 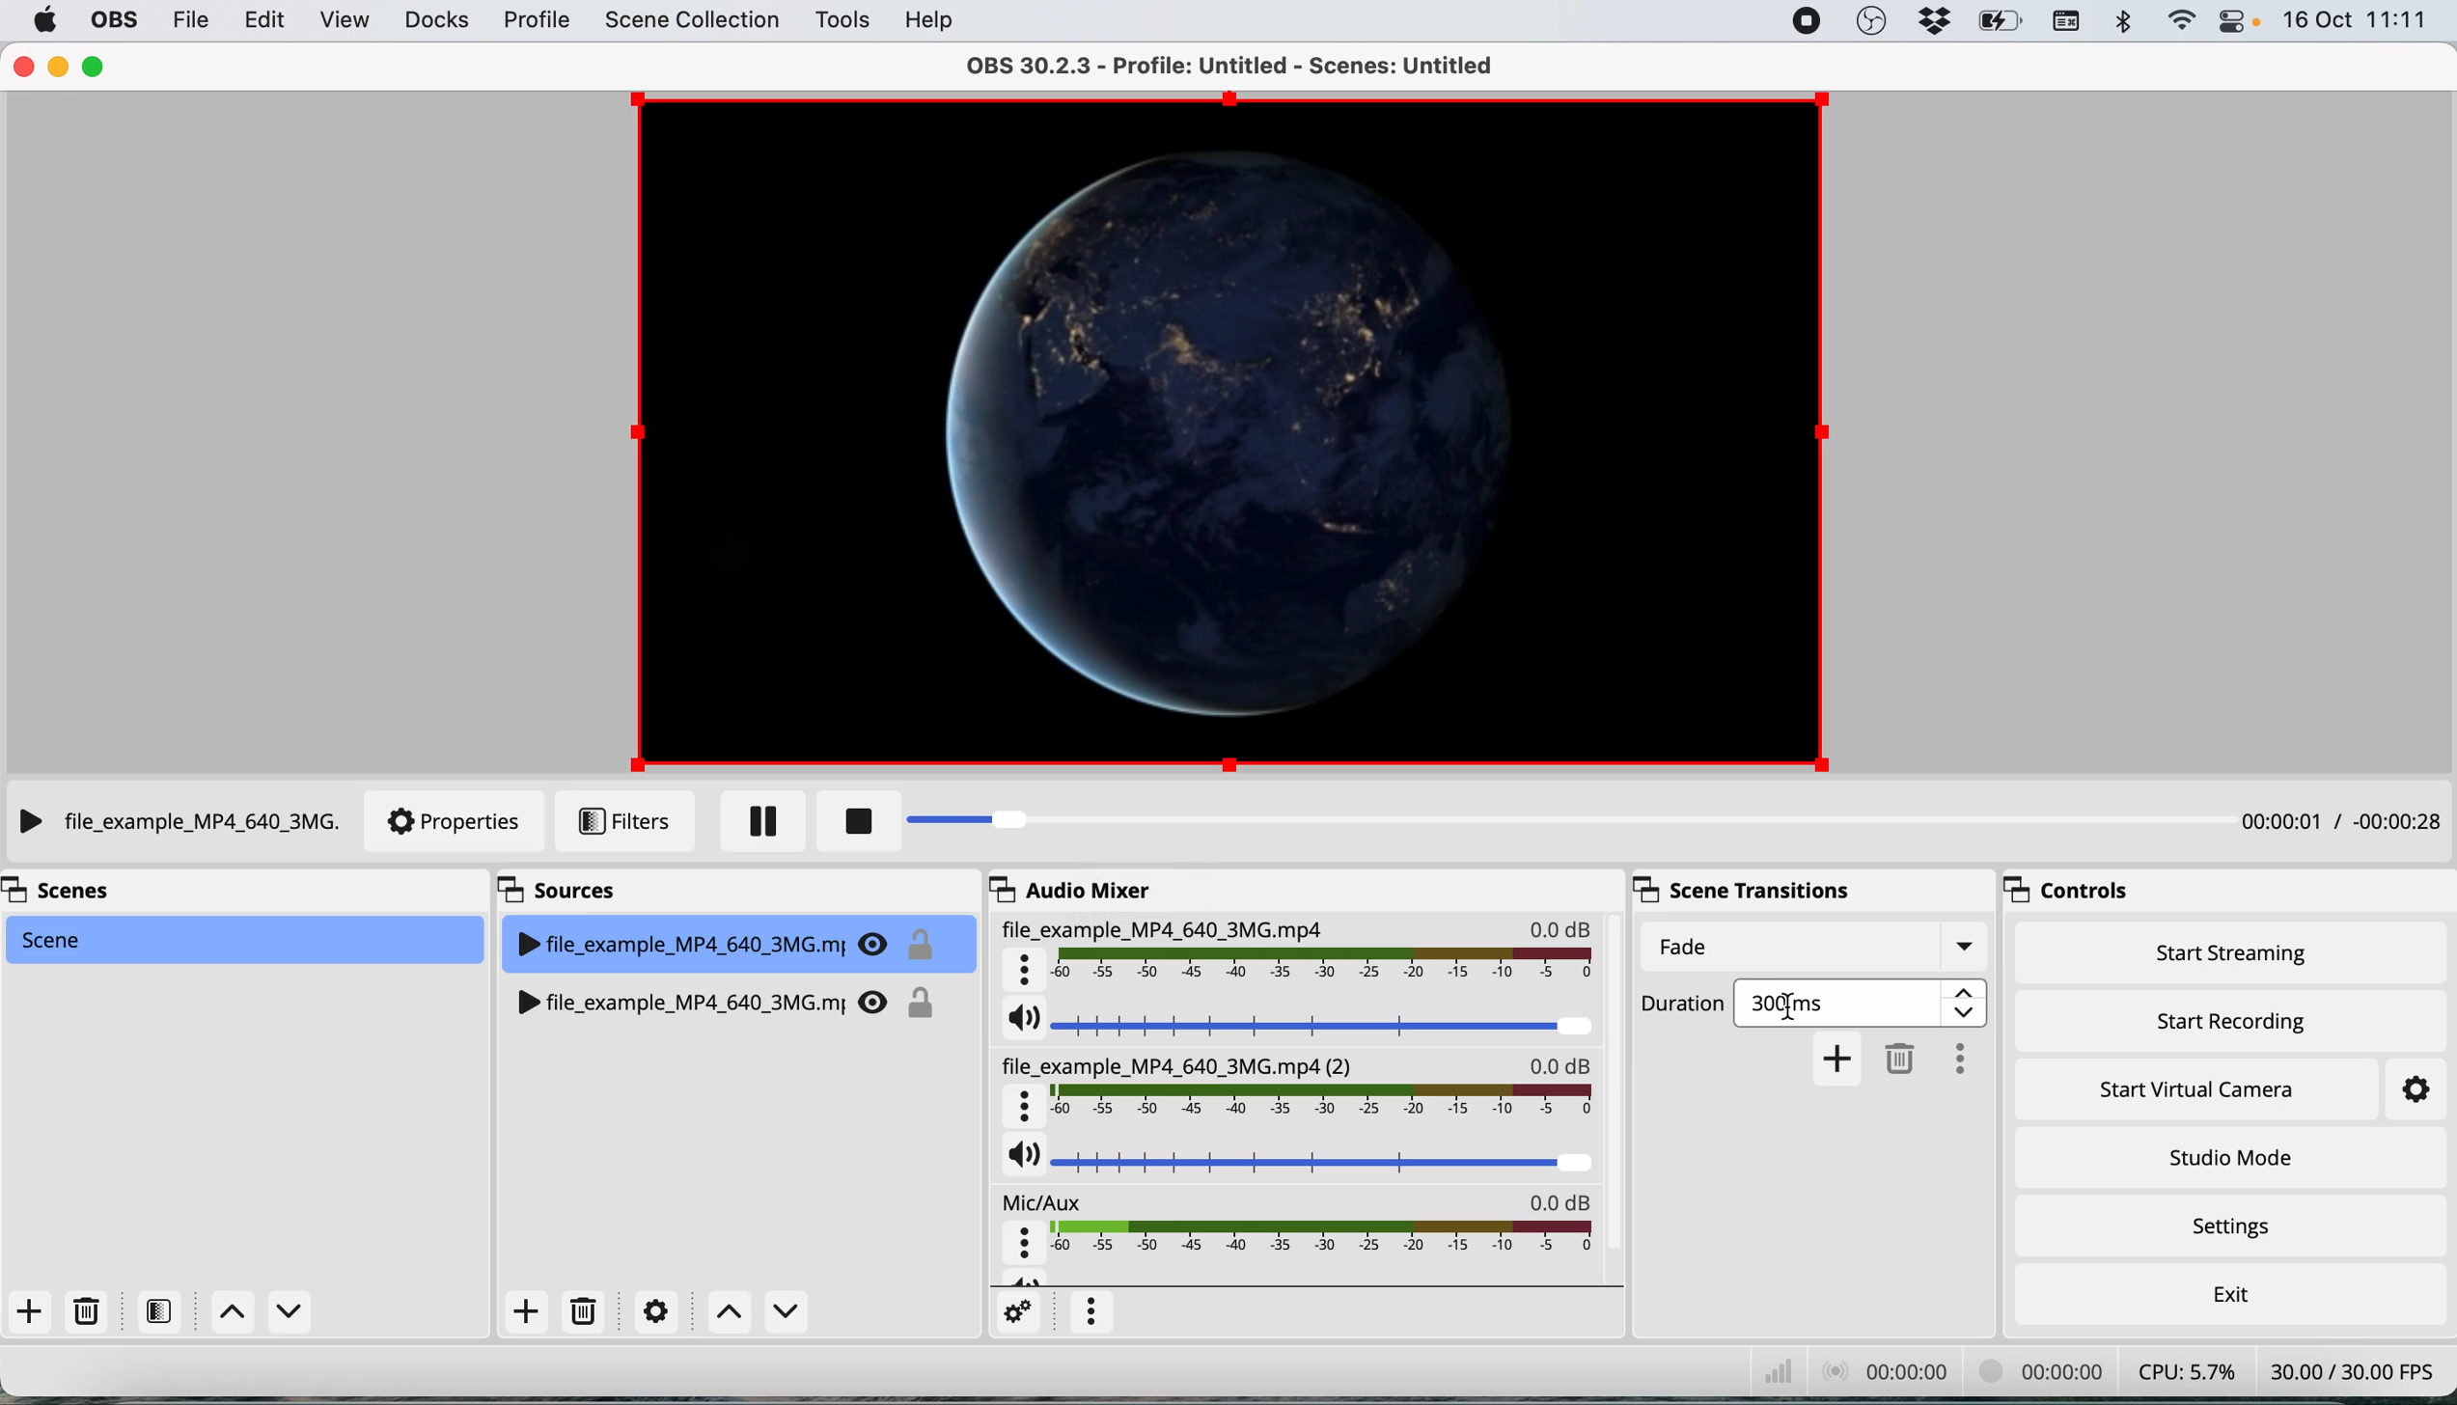 I want to click on source, so click(x=734, y=997).